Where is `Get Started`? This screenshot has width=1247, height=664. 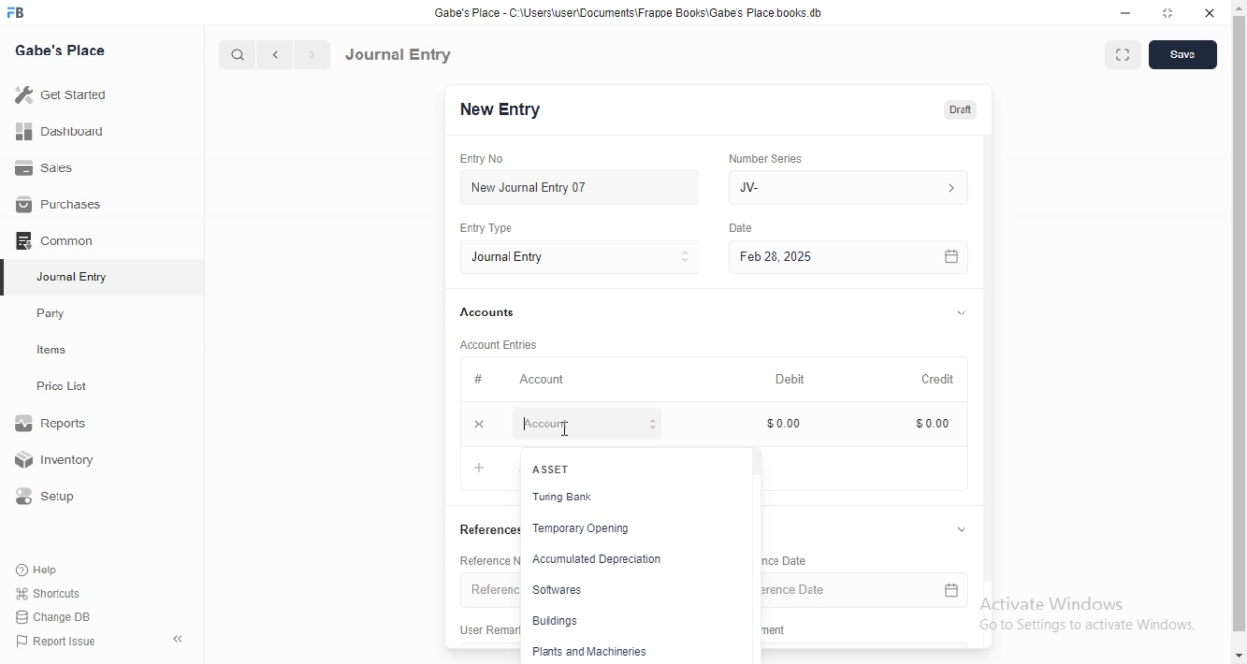
Get Started is located at coordinates (59, 96).